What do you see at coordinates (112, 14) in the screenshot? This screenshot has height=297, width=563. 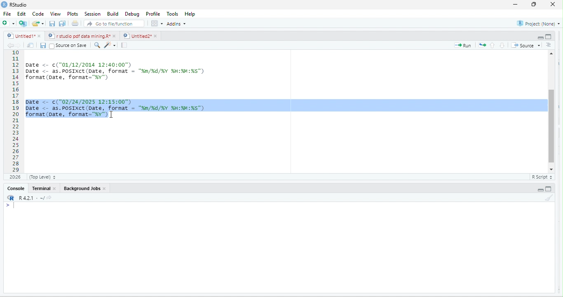 I see `Build` at bounding box center [112, 14].